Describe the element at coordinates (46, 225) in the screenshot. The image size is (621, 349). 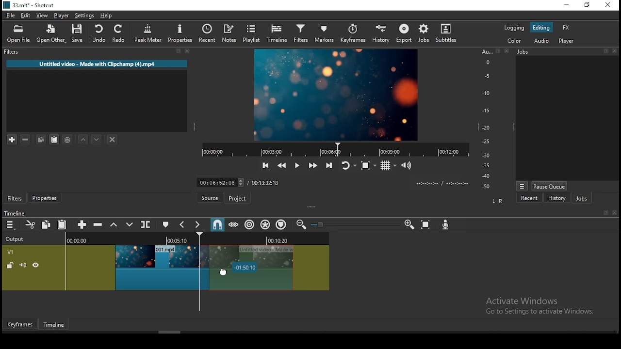
I see `copy` at that location.